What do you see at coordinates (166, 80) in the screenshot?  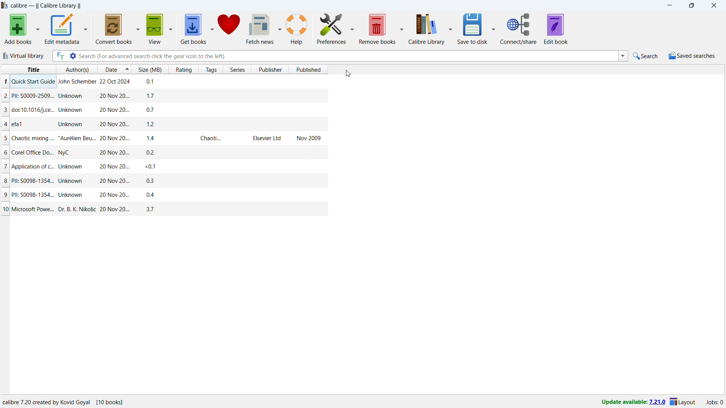 I see `1 Ouick Start Guide lohn Schember 22 Oct 2024 n1` at bounding box center [166, 80].